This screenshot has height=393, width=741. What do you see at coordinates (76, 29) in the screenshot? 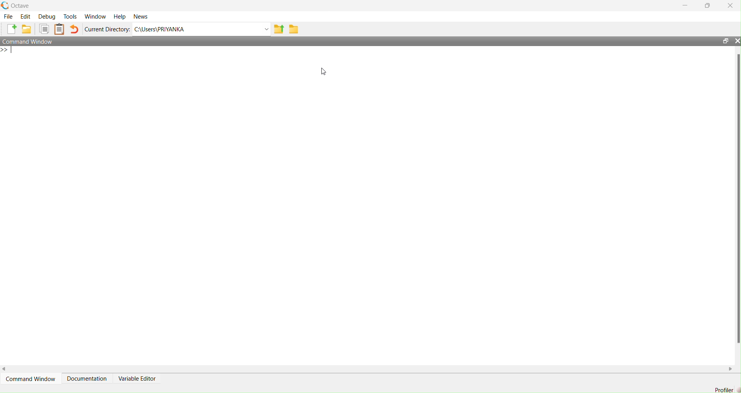
I see `redo` at bounding box center [76, 29].